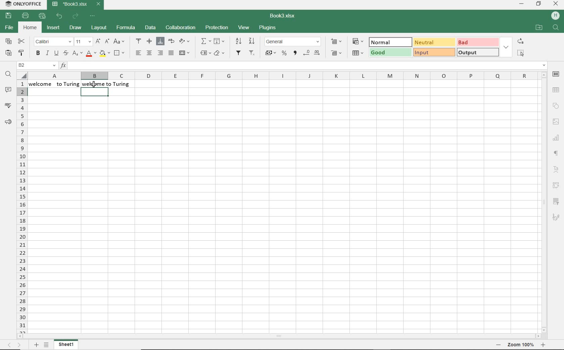  I want to click on protection, so click(217, 27).